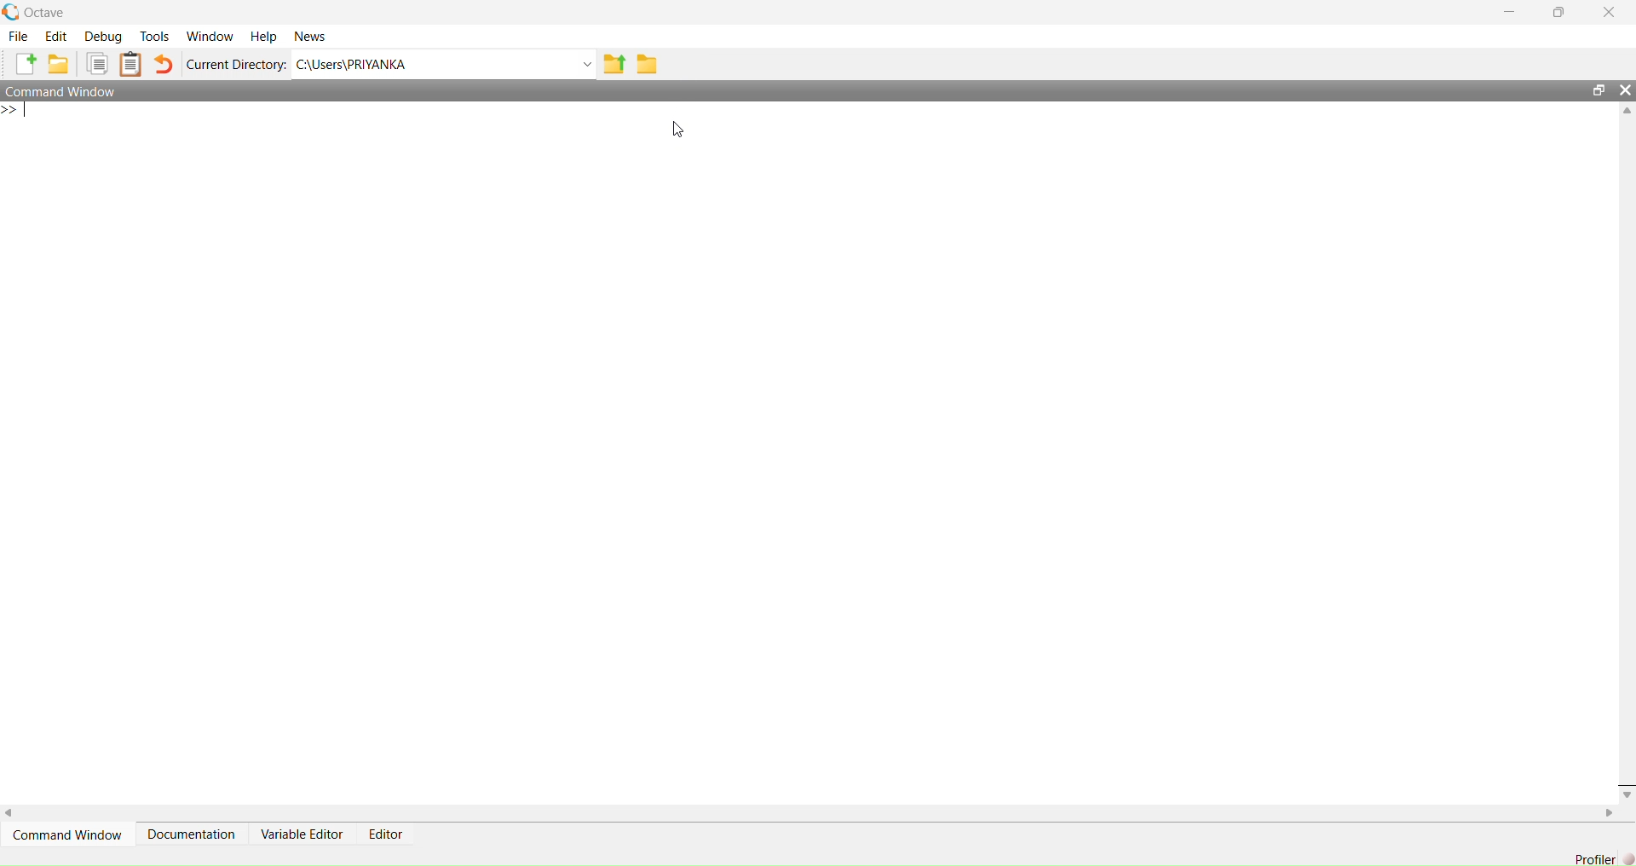 The width and height of the screenshot is (1636, 866). What do you see at coordinates (1626, 109) in the screenshot?
I see `Up` at bounding box center [1626, 109].